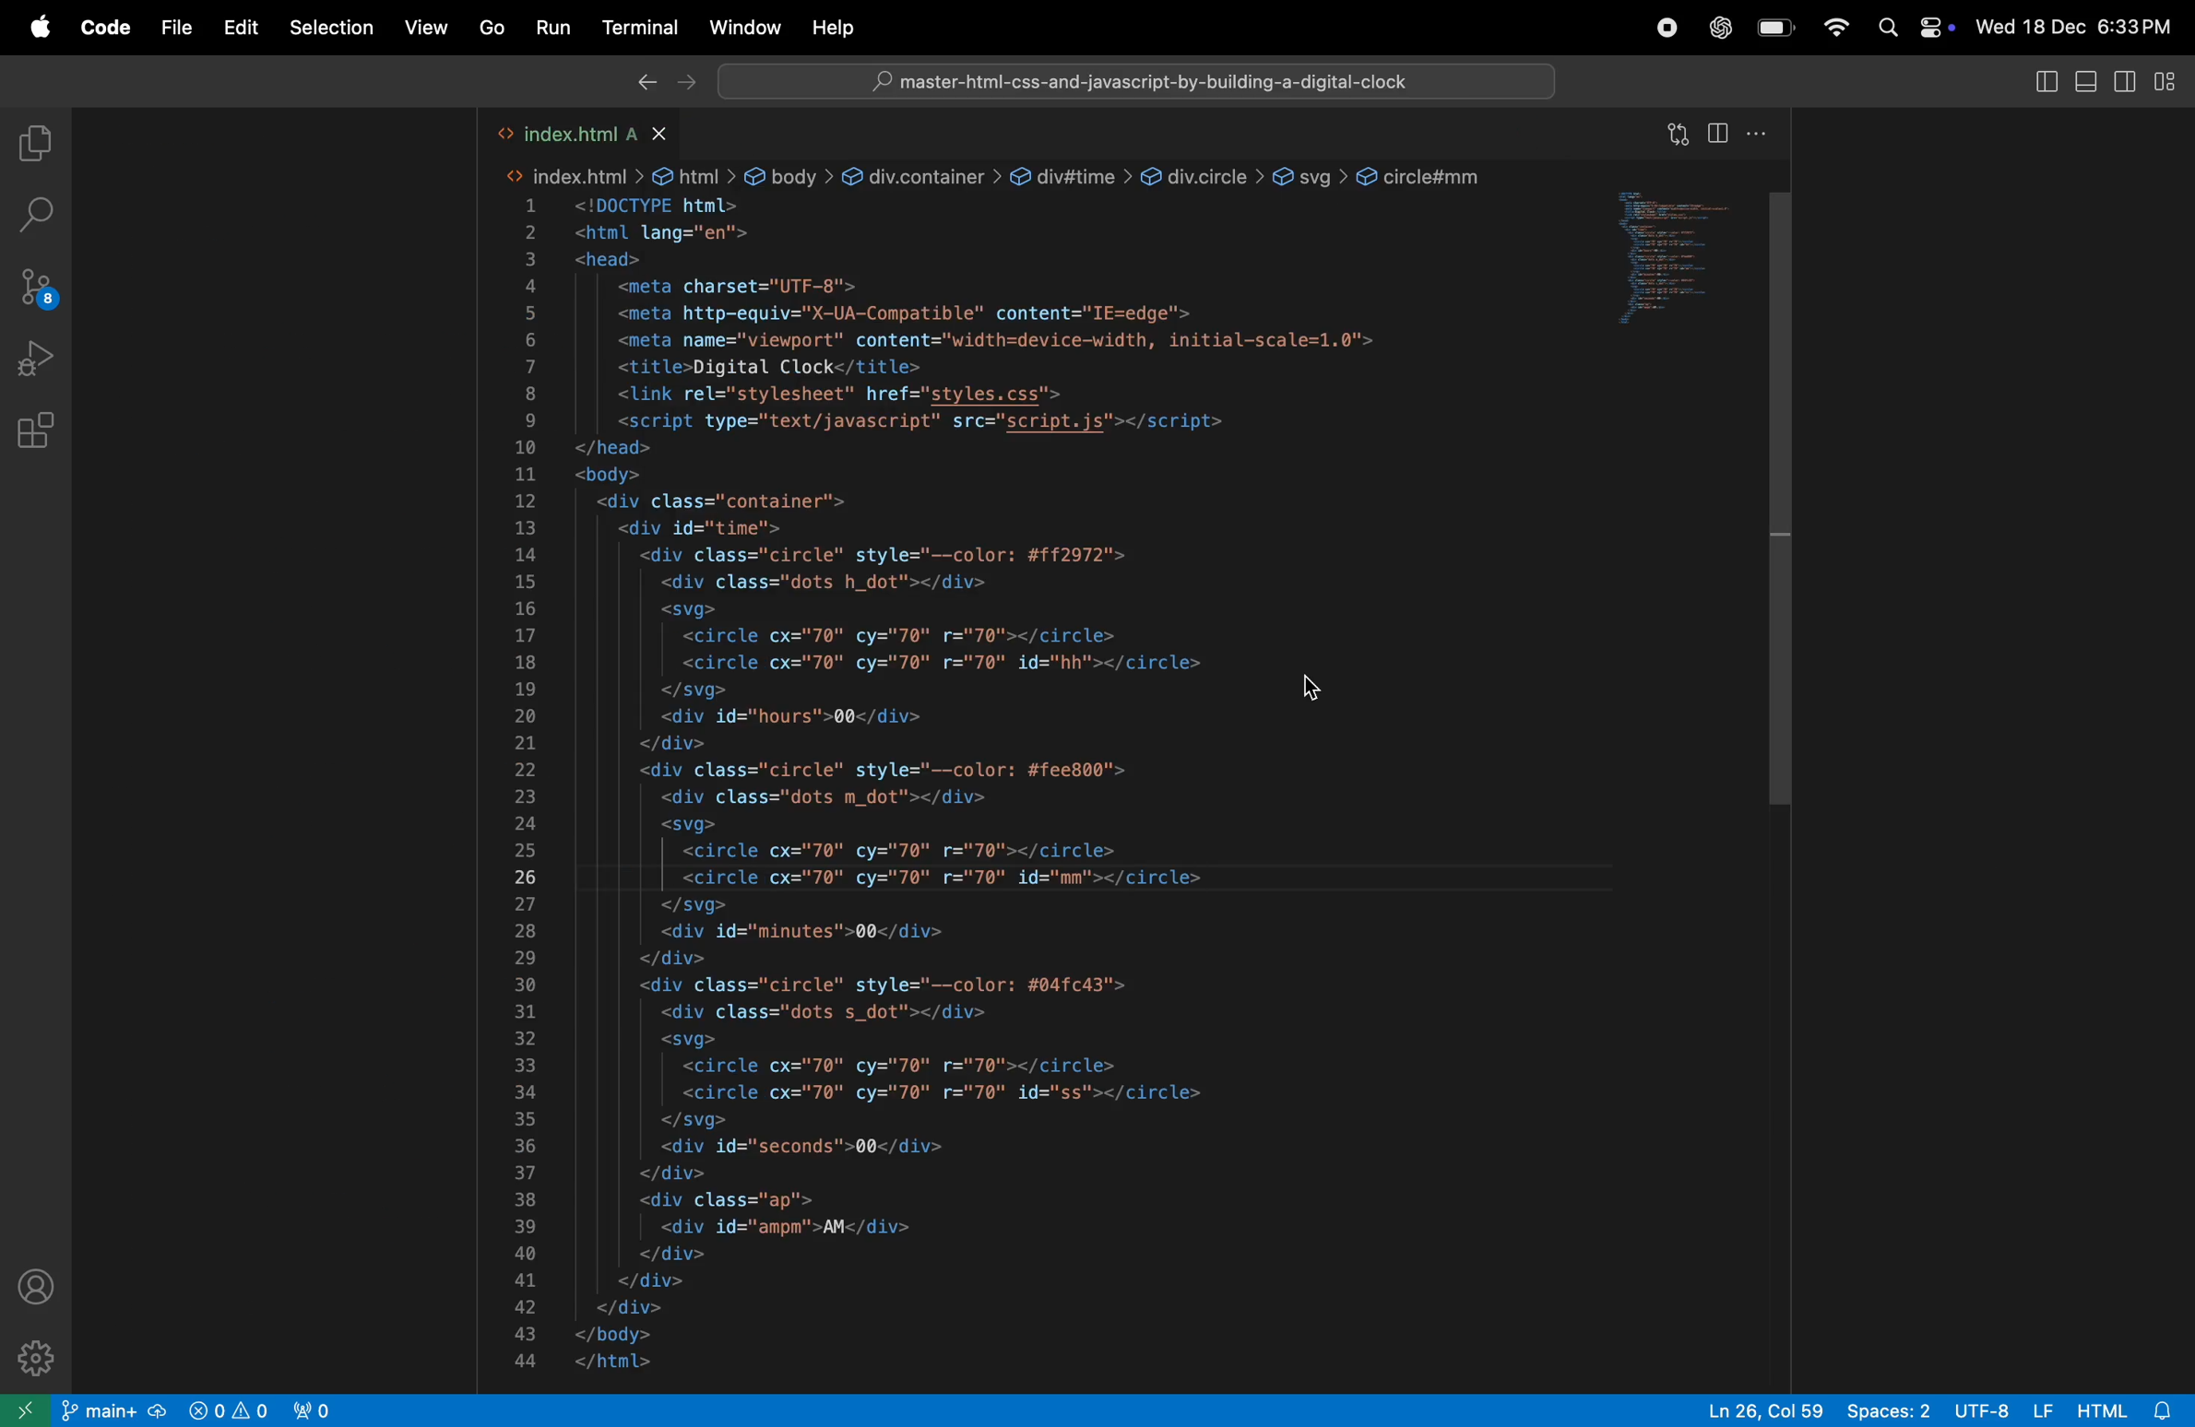  I want to click on view port 2, so click(319, 1411).